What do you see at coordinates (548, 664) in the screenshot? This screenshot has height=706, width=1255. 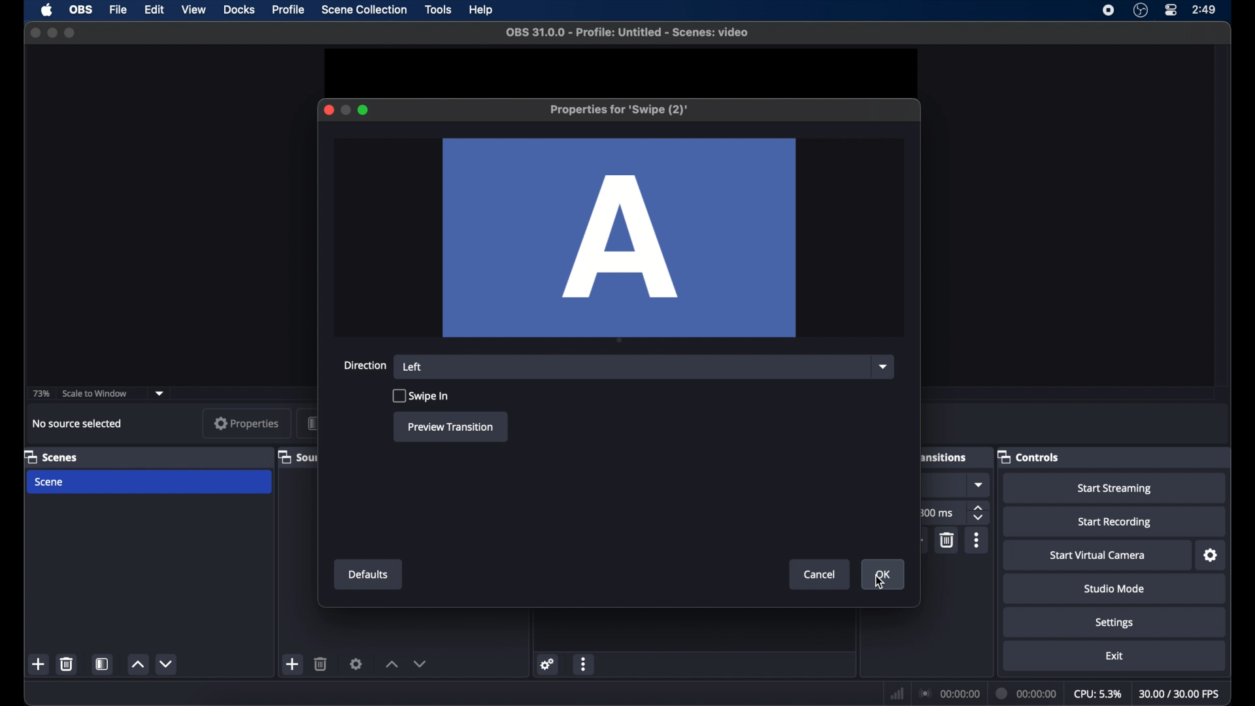 I see `settings` at bounding box center [548, 664].